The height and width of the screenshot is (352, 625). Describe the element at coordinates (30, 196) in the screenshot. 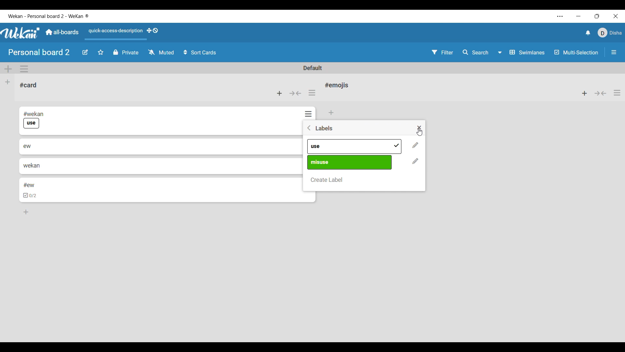

I see `checkbox ` at that location.